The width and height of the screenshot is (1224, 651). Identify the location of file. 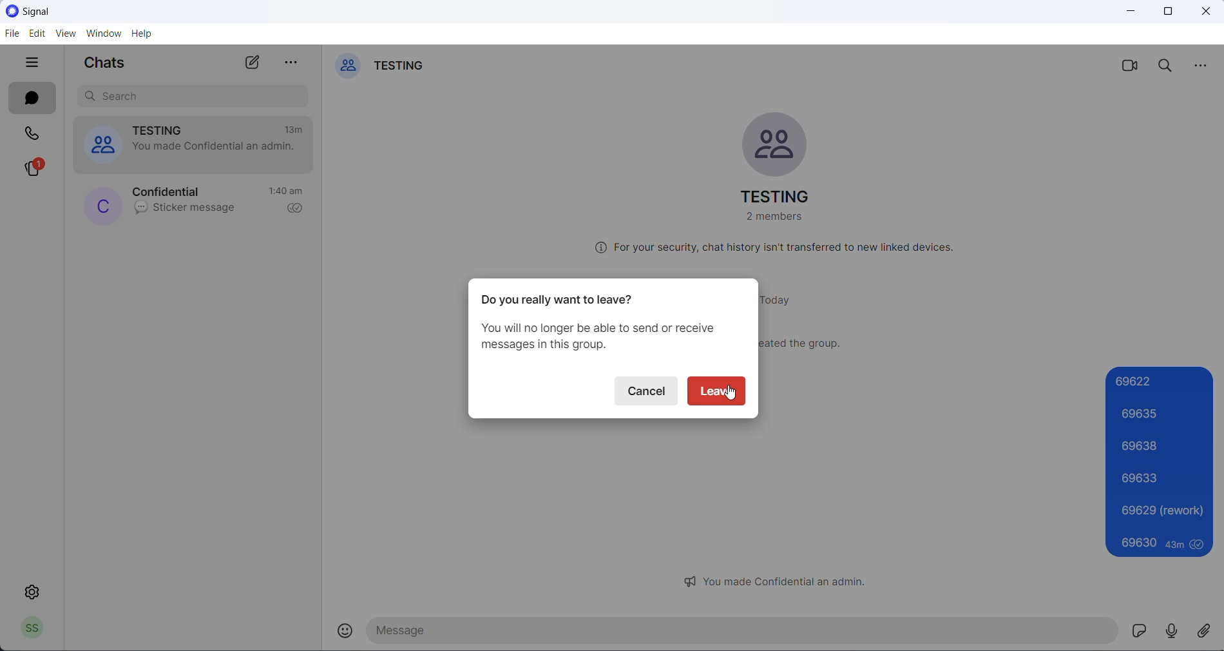
(10, 34).